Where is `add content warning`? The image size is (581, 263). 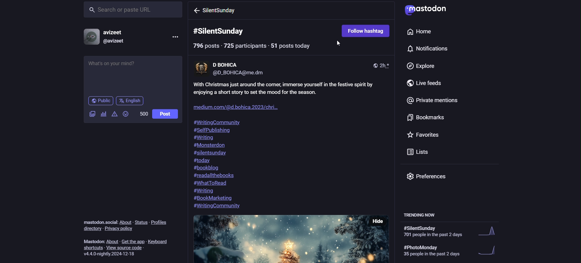 add content warning is located at coordinates (115, 113).